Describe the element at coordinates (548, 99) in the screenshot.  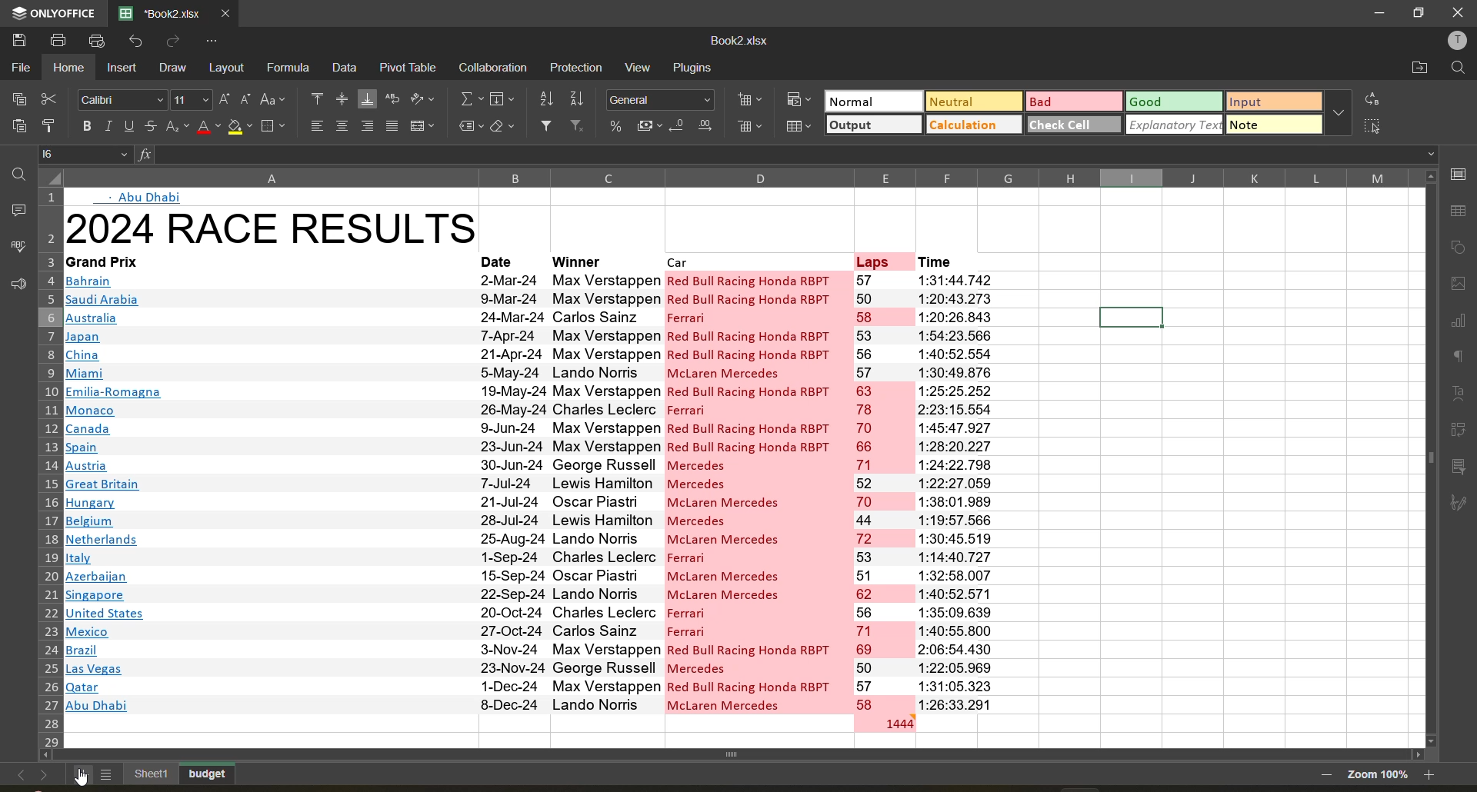
I see `sort ascending` at that location.